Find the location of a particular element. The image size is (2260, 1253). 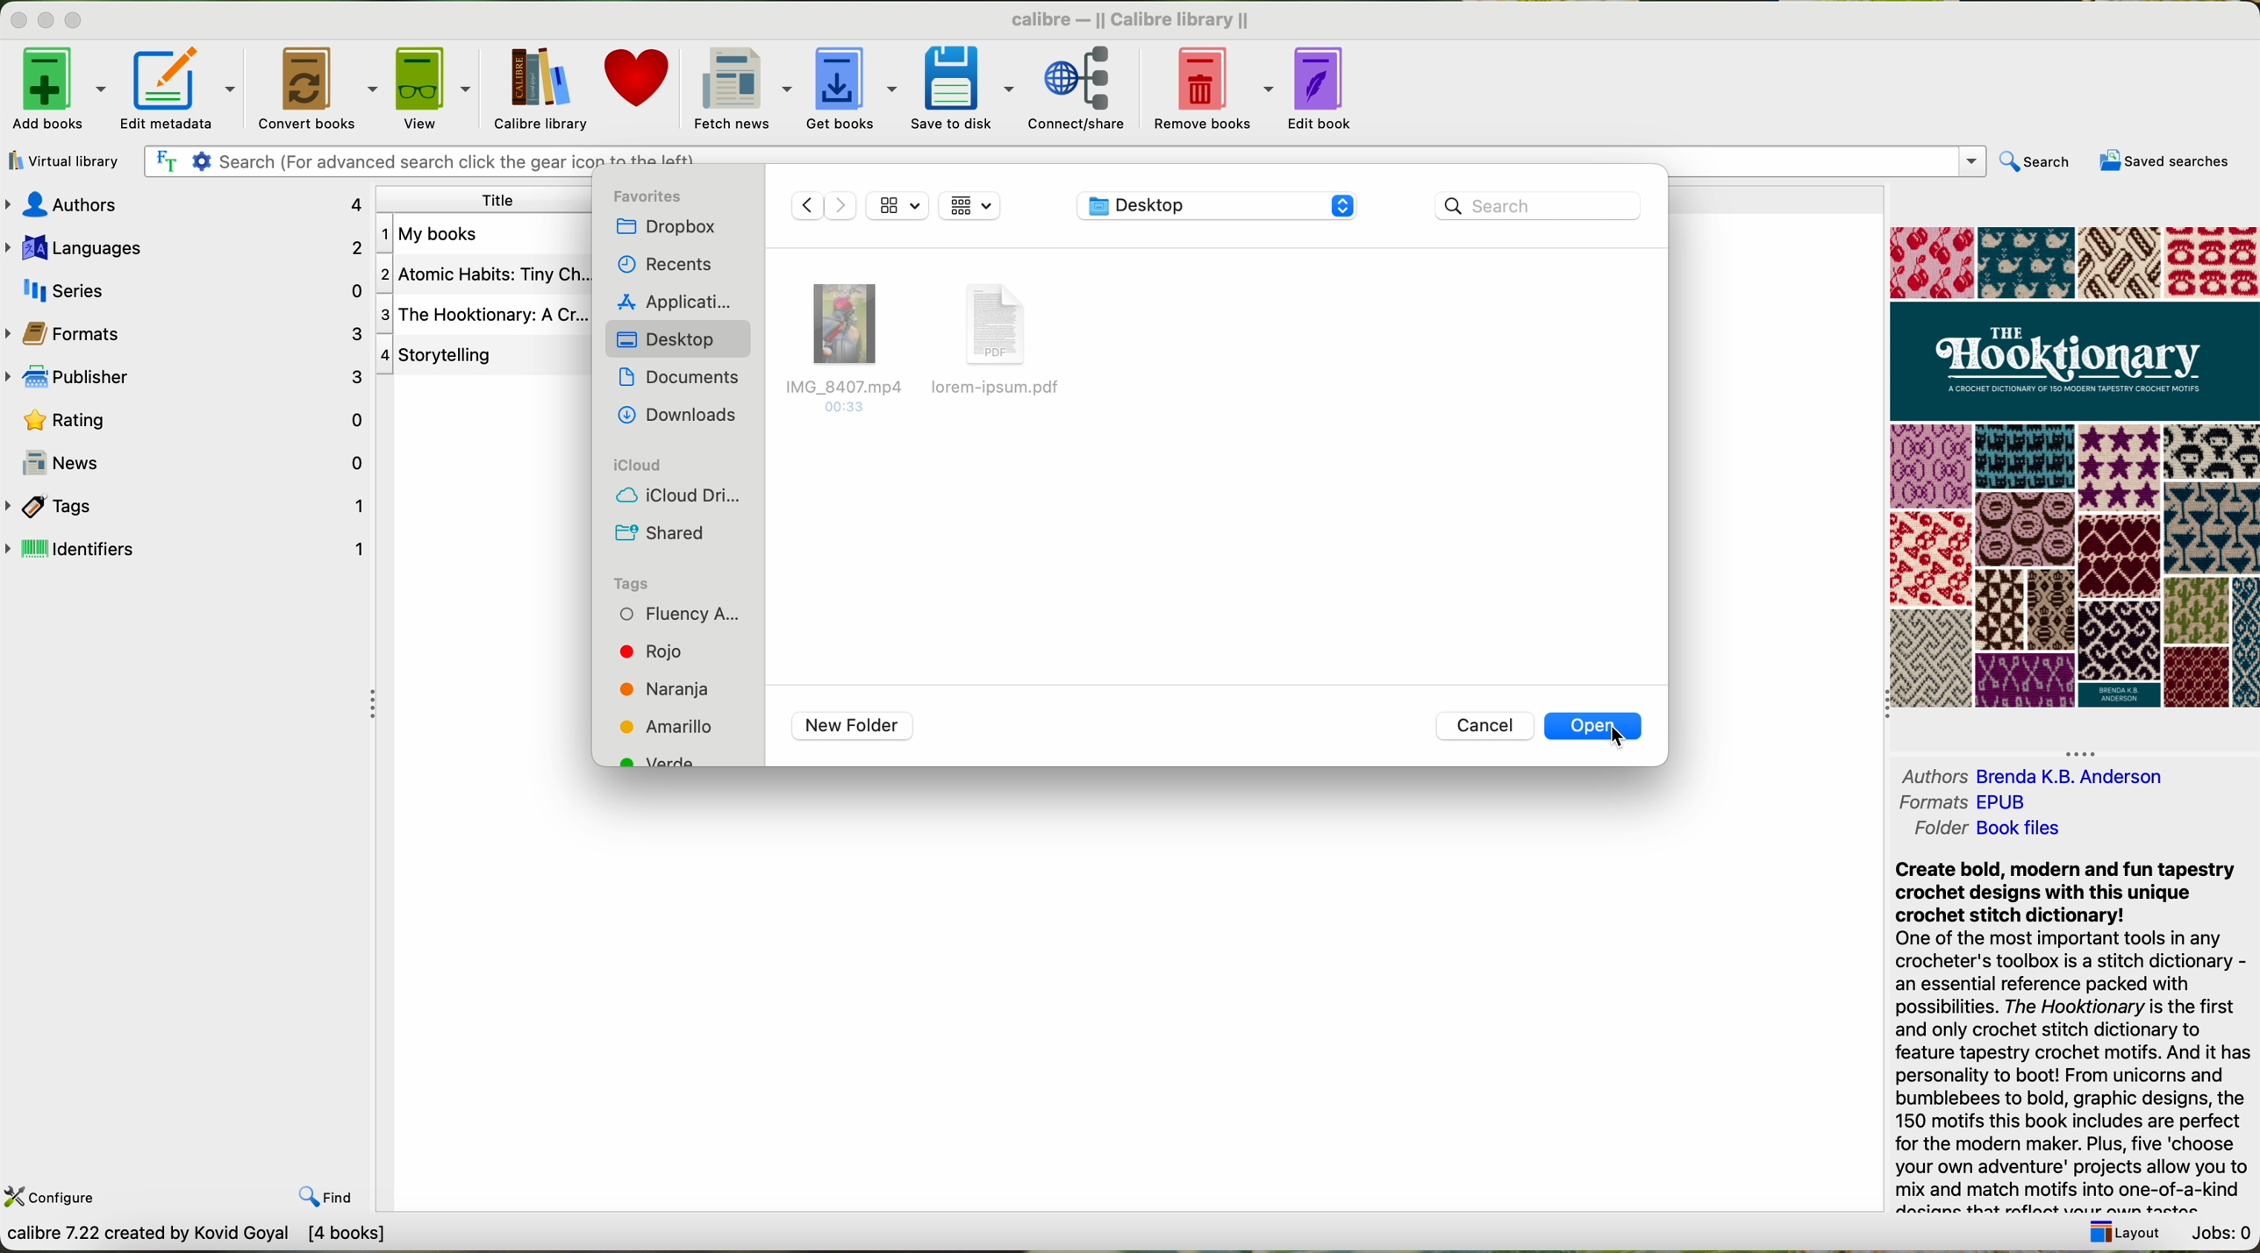

Create bold, modern and fun tapestry
crochet designs with this unique
crochet stitch dictionary!

One of the most important tools in any
crocheter's toolbox is a stitch dictionary -
an essential reference packed with
possibilities. The Hooktionary is the first
and only crochet stitch dictionary to
feature tapestry crochet motifs. And it has
personality to boot! From unicorns and
bumblebees to bold, graphic designs, the
150 motifs this book includes are perfect
for the modern maker. Plus, five ‘choose
your own adventure' projects allow you to
mix and match motifs into one-of-a-kind
anise Slant mwablasnt 2am 00 Siam Pandan is located at coordinates (2060, 1033).